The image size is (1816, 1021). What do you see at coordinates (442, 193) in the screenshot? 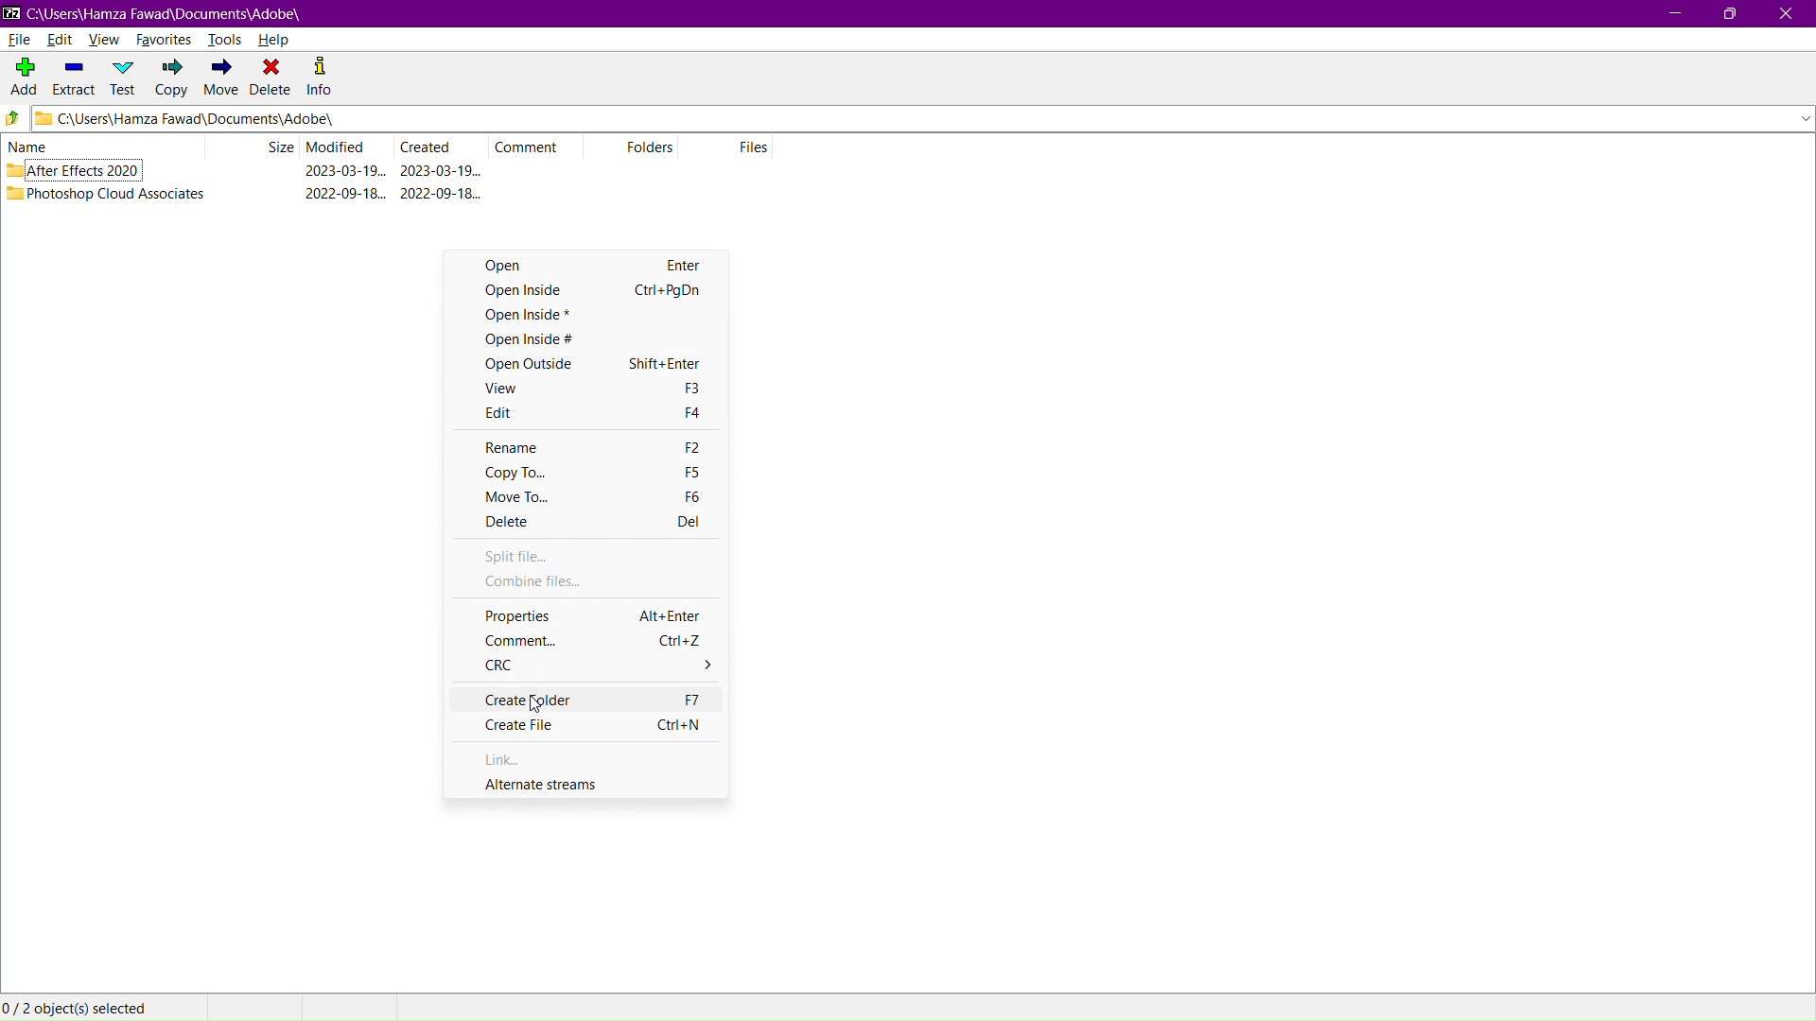
I see `created date & time` at bounding box center [442, 193].